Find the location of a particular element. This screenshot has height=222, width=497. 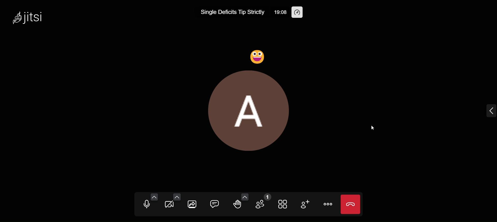

performance setting is located at coordinates (297, 13).